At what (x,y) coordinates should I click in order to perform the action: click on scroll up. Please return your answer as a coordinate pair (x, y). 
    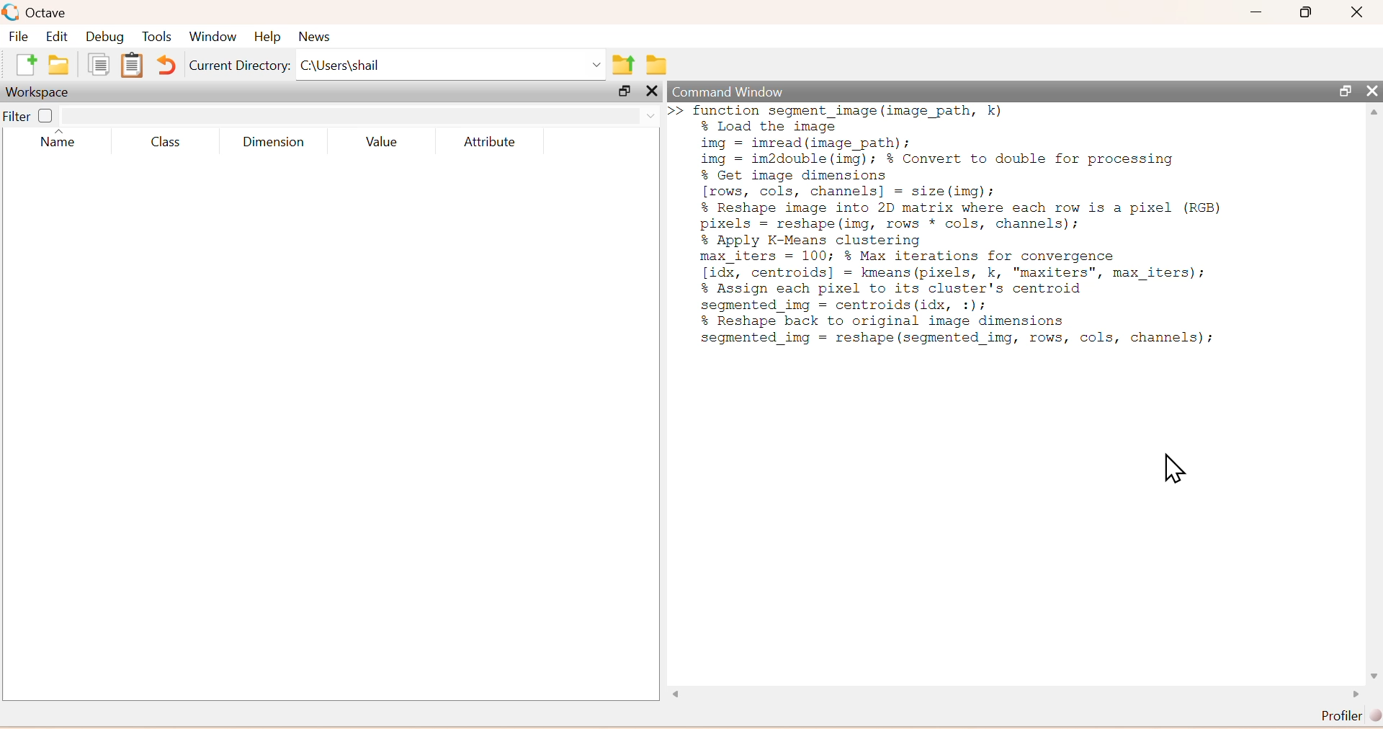
    Looking at the image, I should click on (1372, 114).